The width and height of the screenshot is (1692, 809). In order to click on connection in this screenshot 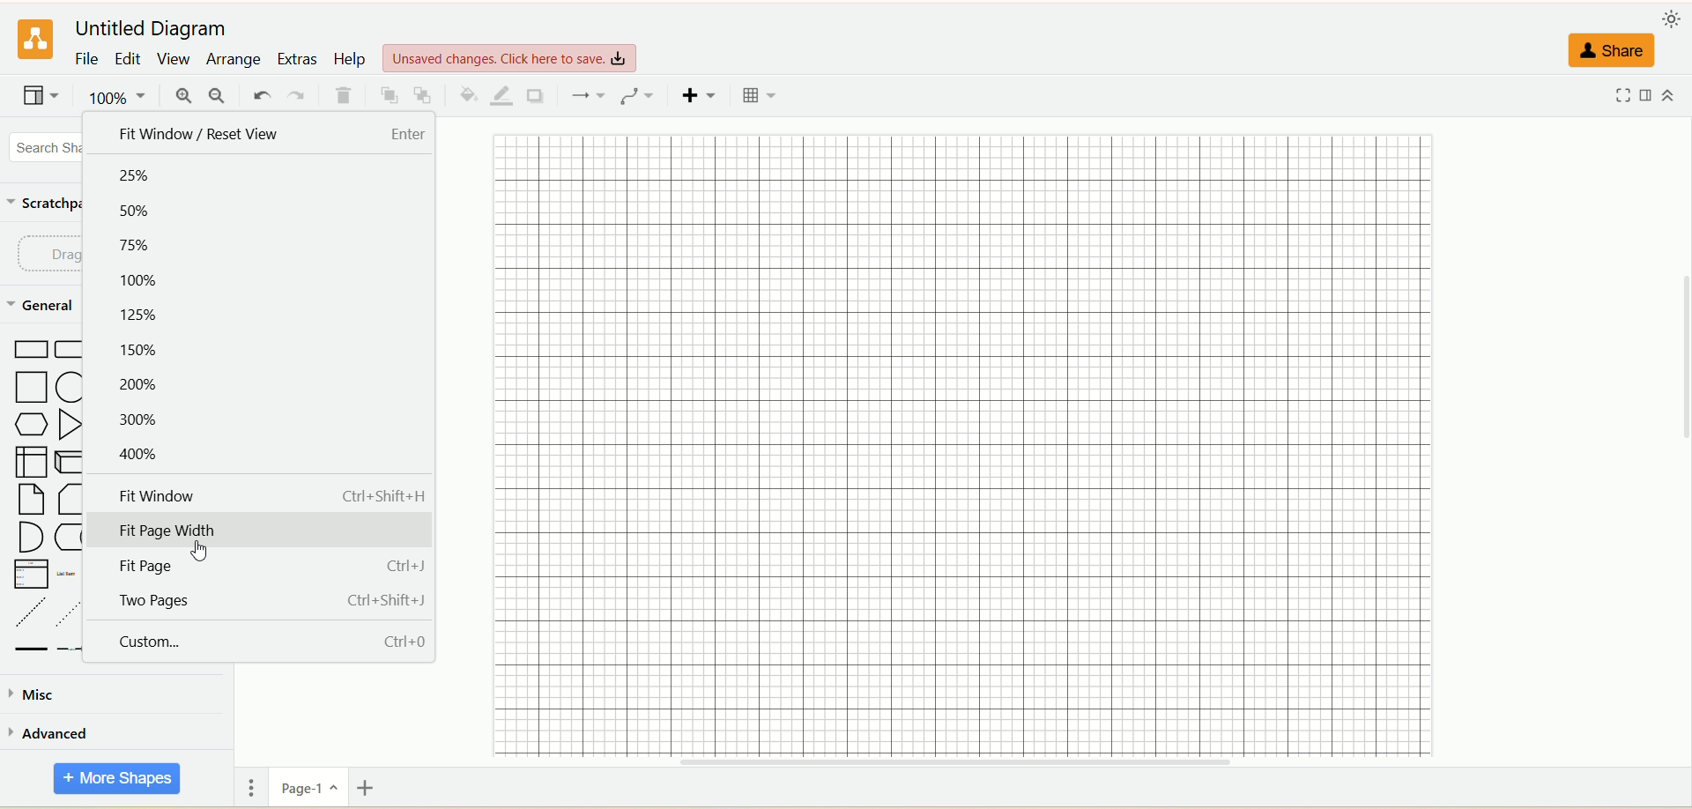, I will do `click(586, 94)`.